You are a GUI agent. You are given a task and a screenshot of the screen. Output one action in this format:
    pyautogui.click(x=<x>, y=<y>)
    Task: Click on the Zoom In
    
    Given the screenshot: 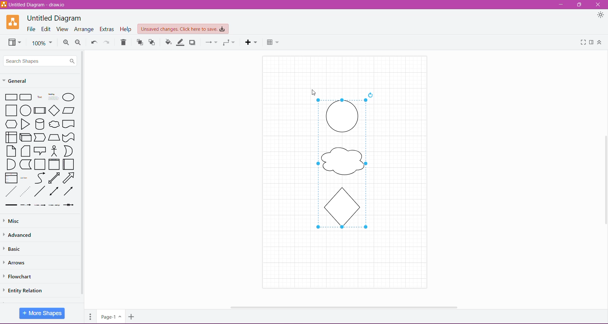 What is the action you would take?
    pyautogui.click(x=66, y=42)
    